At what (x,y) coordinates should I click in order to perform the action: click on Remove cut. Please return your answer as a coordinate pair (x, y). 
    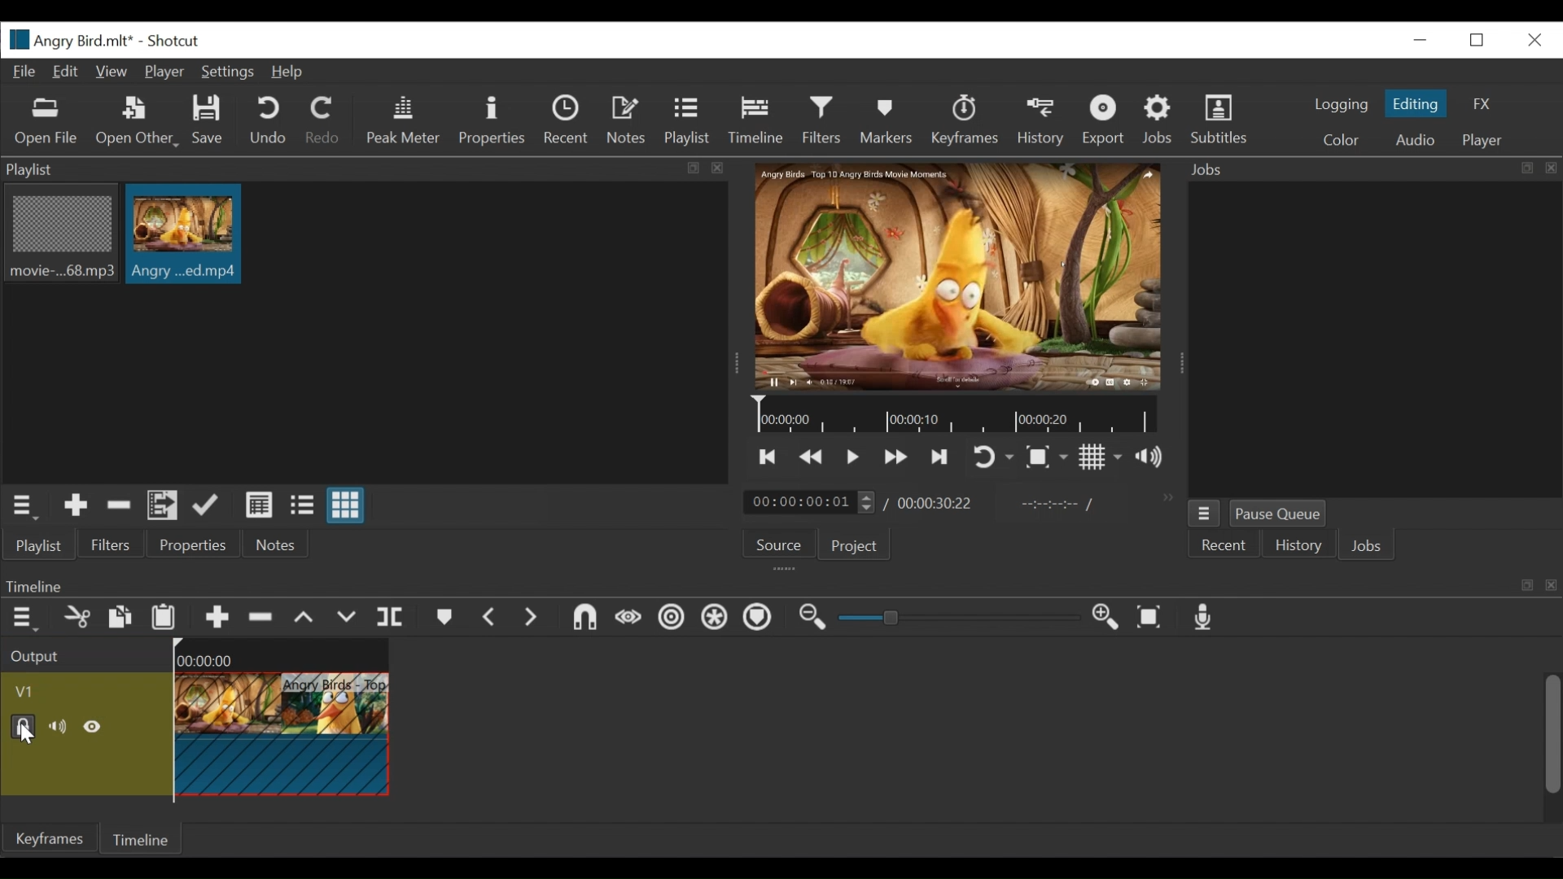
    Looking at the image, I should click on (119, 506).